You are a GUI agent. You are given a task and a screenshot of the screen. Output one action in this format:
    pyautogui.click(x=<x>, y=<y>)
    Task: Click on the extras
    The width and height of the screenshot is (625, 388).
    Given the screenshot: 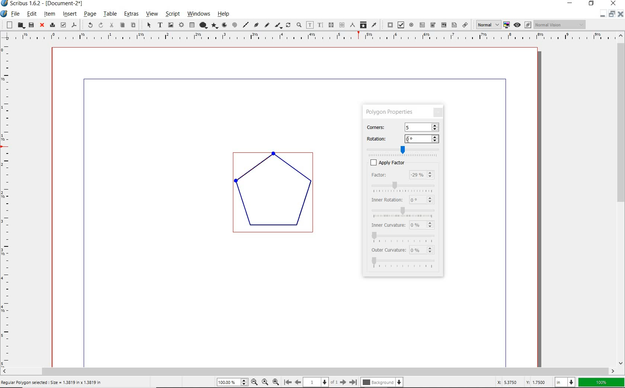 What is the action you would take?
    pyautogui.click(x=130, y=14)
    